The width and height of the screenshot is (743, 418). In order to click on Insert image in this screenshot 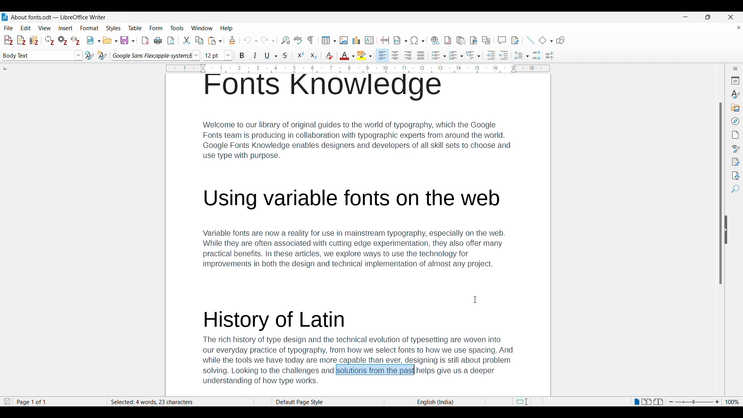, I will do `click(344, 40)`.